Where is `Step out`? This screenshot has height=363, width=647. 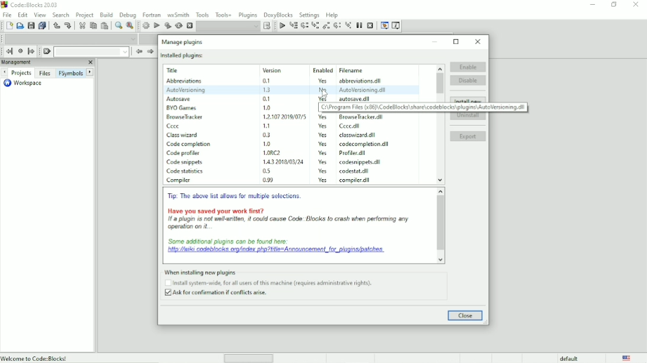 Step out is located at coordinates (325, 26).